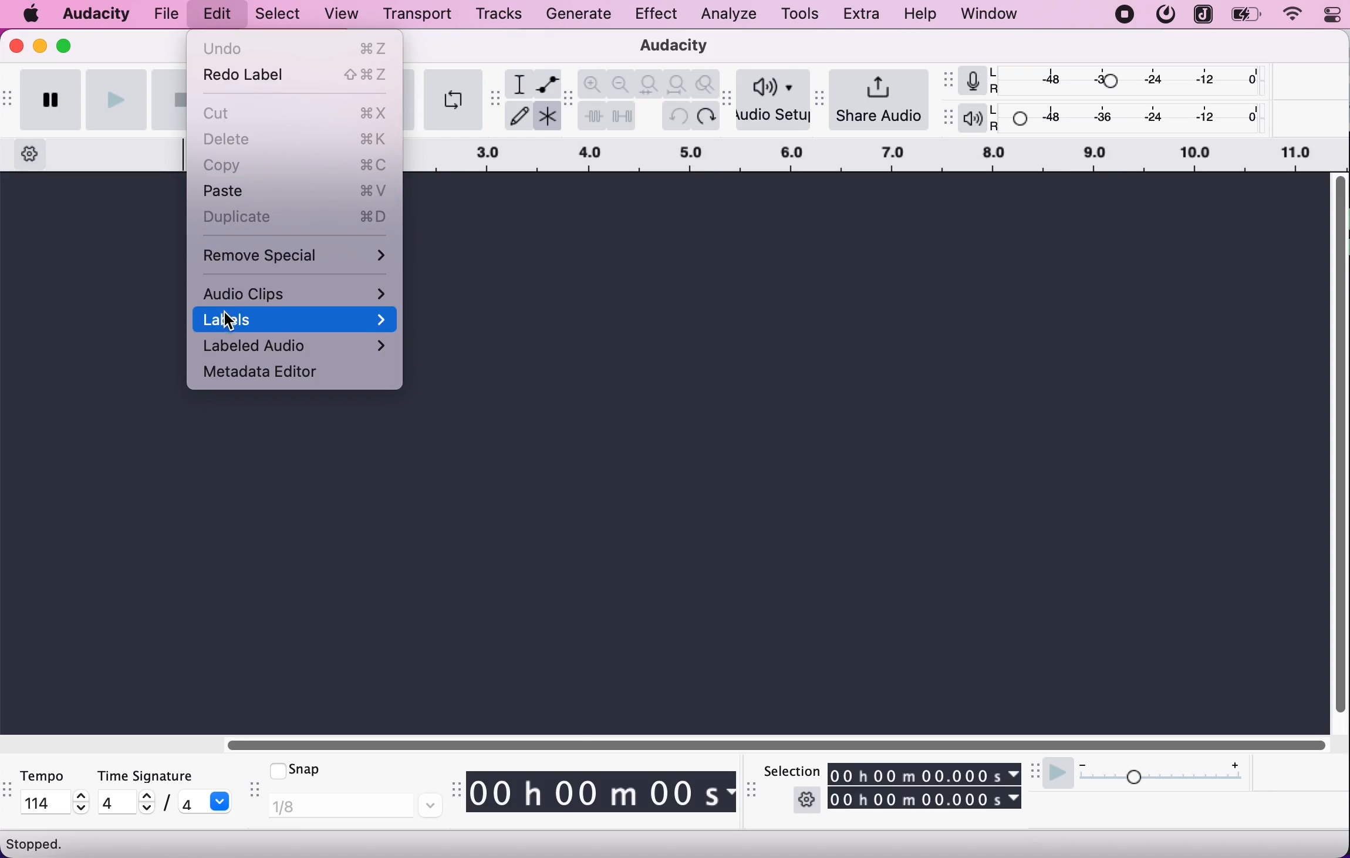 This screenshot has height=858, width=1350. I want to click on zoom out, so click(622, 83).